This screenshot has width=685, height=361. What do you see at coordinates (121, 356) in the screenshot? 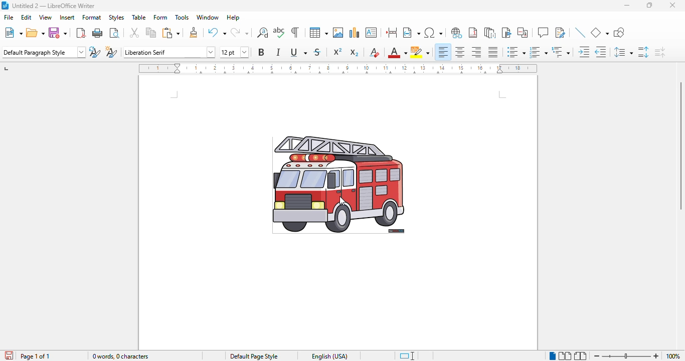
I see `word and character count` at bounding box center [121, 356].